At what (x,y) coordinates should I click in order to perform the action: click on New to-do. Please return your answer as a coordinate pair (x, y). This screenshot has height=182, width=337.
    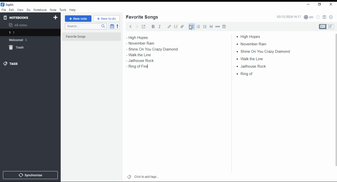
    Looking at the image, I should click on (107, 19).